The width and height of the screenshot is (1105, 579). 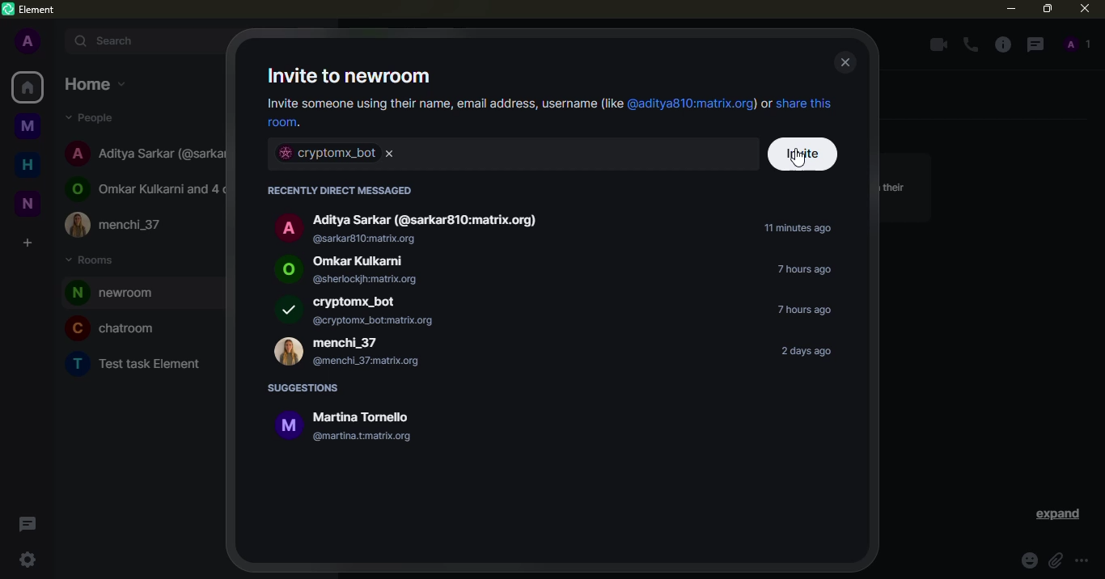 What do you see at coordinates (27, 558) in the screenshot?
I see `quick settings` at bounding box center [27, 558].